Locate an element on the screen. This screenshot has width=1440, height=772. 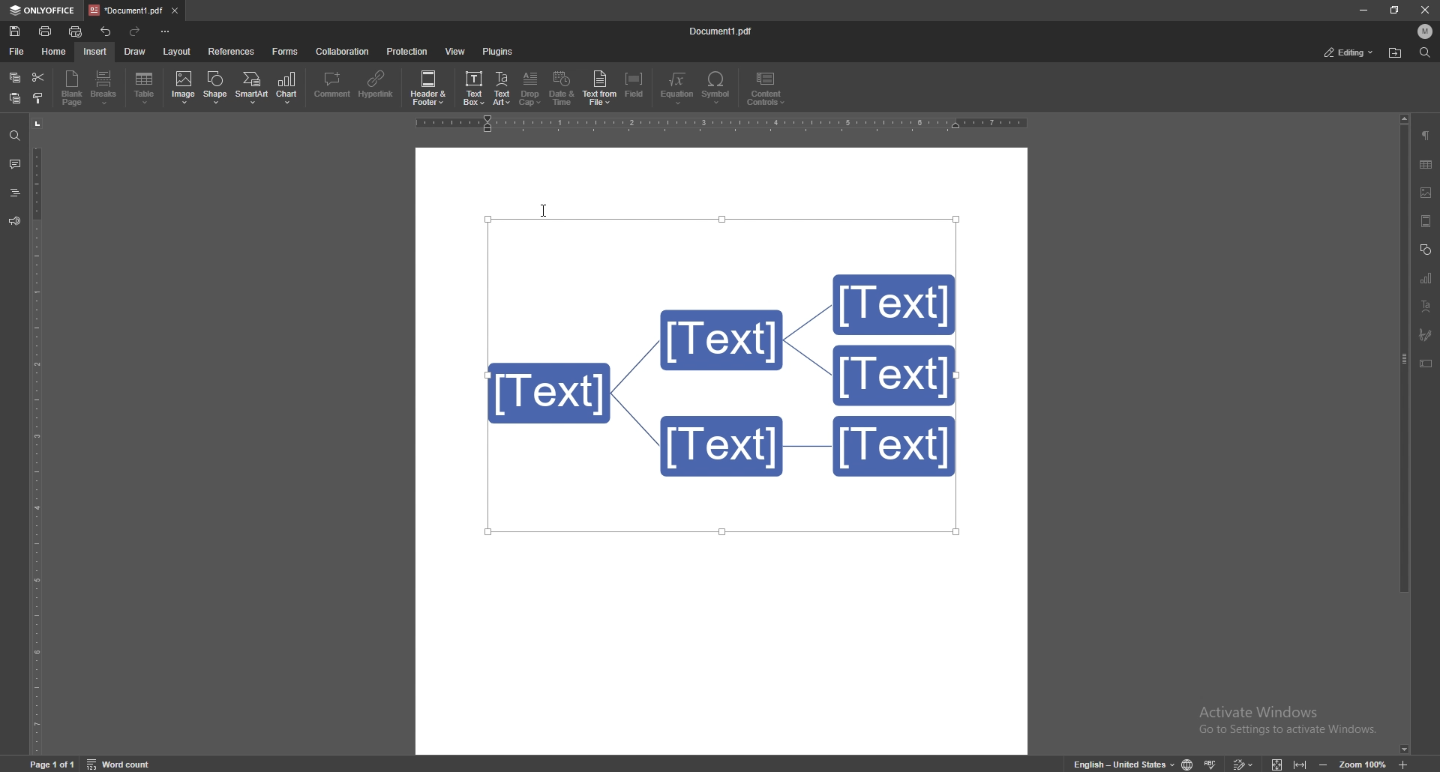
collaboration is located at coordinates (343, 52).